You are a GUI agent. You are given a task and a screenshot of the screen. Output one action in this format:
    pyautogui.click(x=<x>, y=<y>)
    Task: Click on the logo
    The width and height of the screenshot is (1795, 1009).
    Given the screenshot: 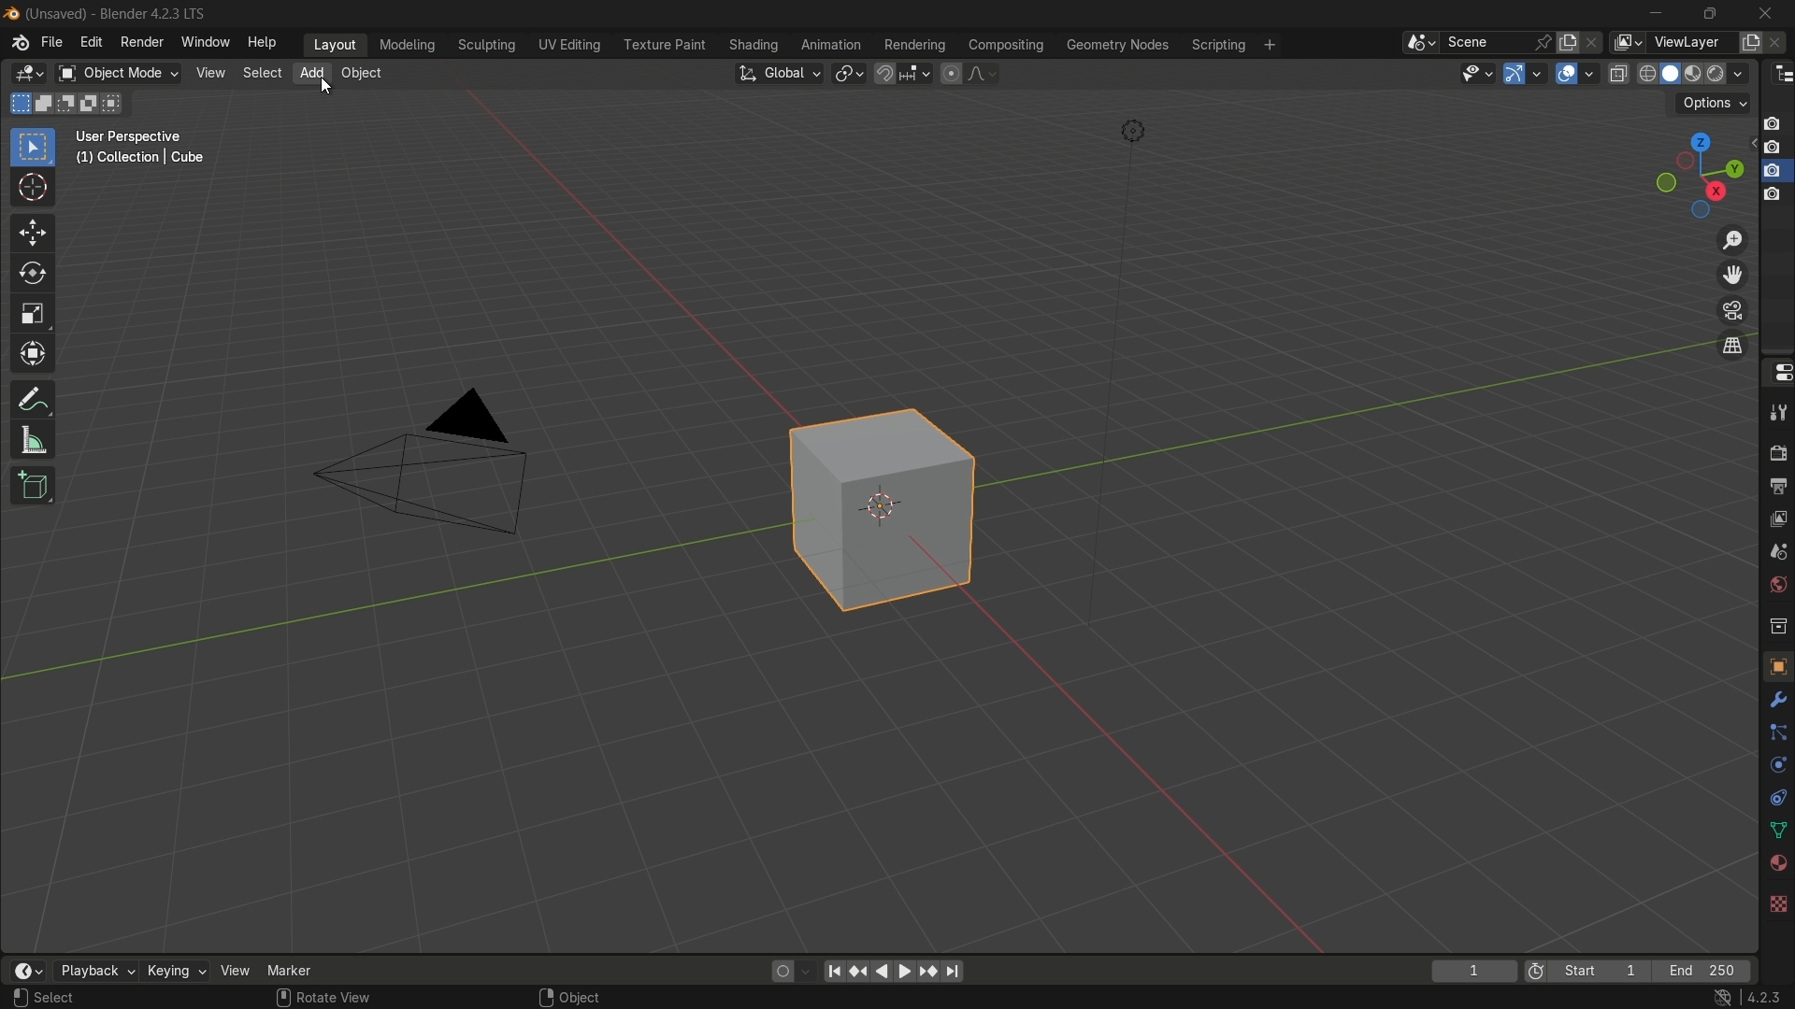 What is the action you would take?
    pyautogui.click(x=21, y=43)
    